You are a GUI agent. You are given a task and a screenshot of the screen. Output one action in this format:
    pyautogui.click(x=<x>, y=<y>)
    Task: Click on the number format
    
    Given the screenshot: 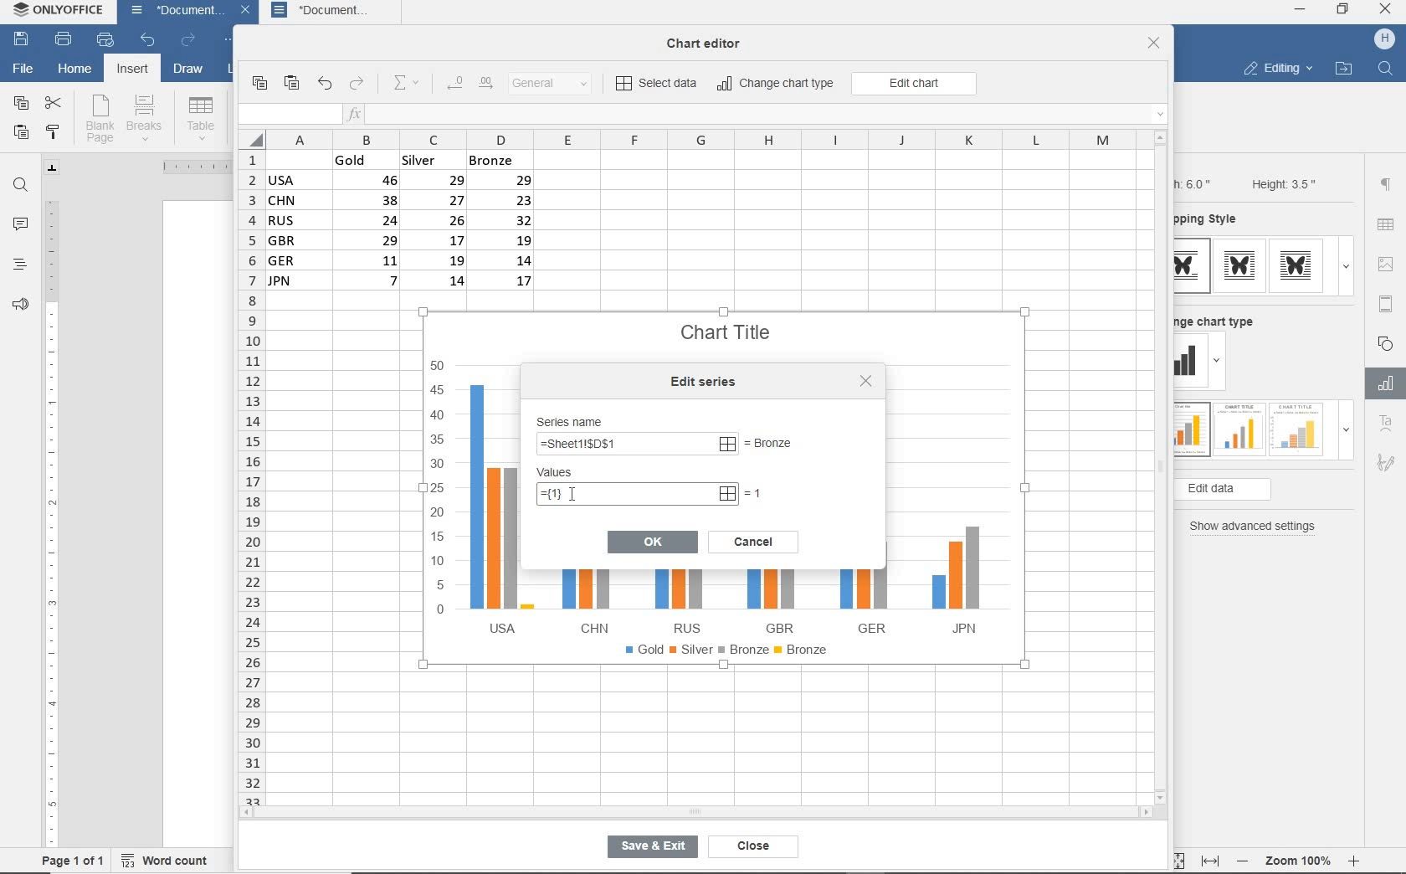 What is the action you would take?
    pyautogui.click(x=557, y=85)
    